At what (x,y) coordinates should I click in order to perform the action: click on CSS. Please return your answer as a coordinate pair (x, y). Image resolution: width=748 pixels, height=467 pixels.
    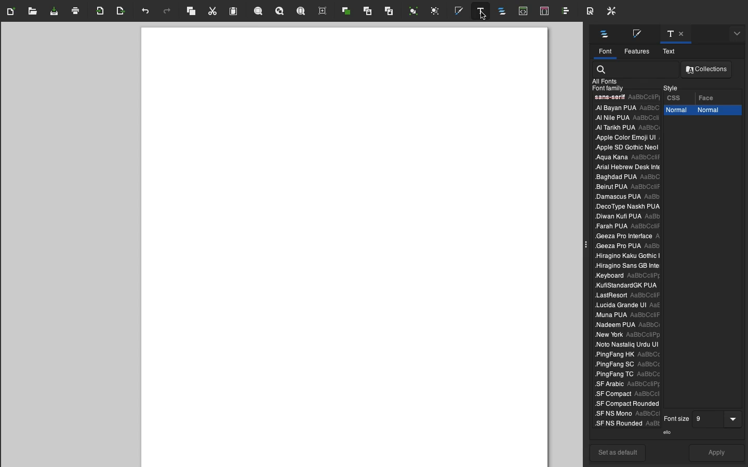
    Looking at the image, I should click on (675, 97).